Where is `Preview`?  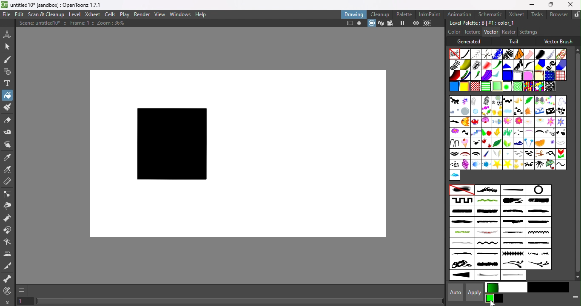 Preview is located at coordinates (416, 23).